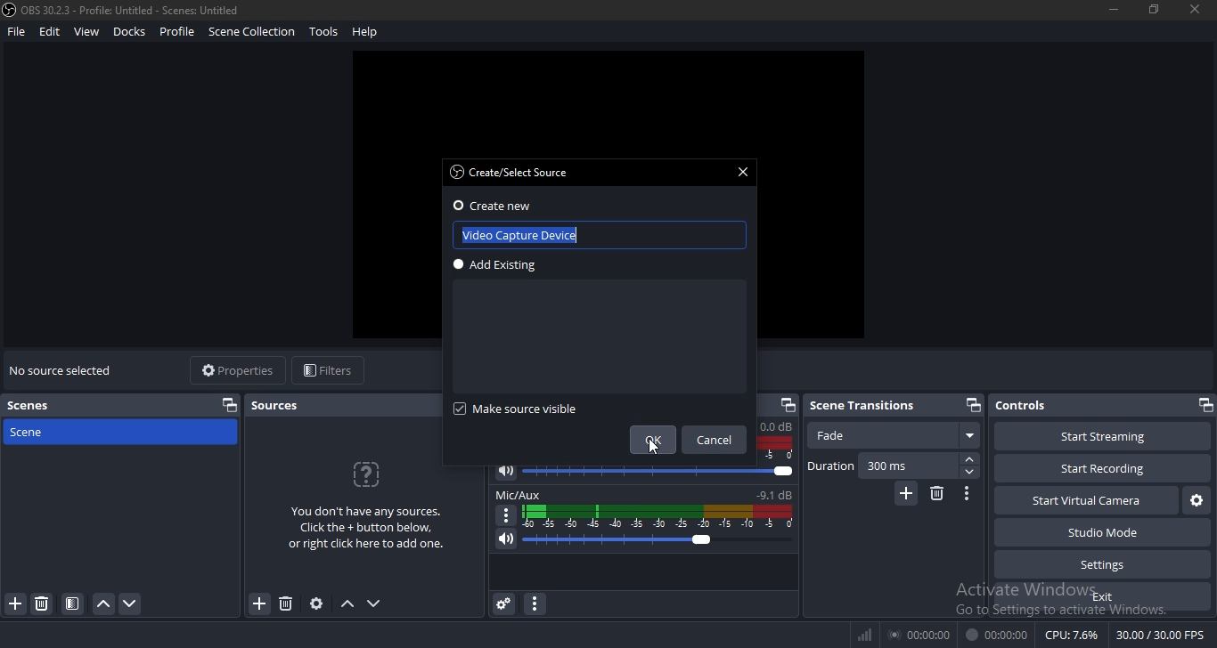 The height and width of the screenshot is (648, 1217). I want to click on cancel, so click(715, 441).